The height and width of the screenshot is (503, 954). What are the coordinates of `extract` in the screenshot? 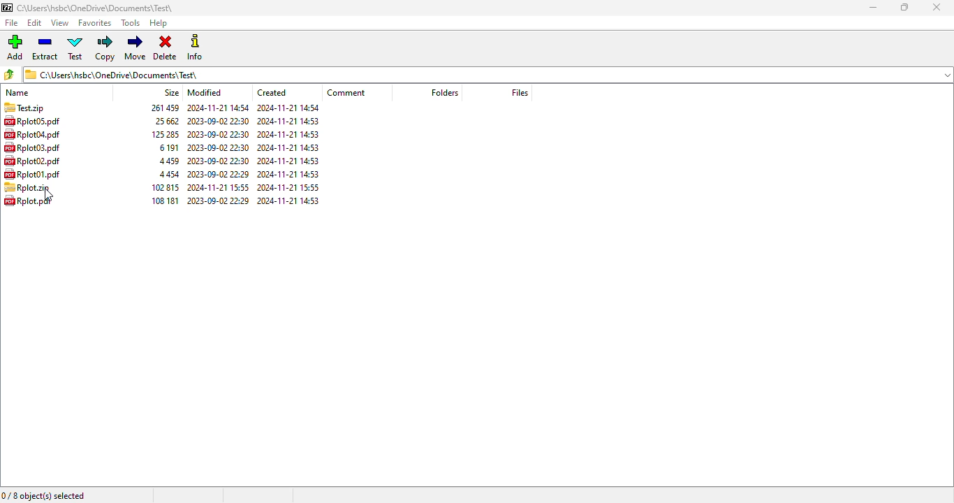 It's located at (45, 47).